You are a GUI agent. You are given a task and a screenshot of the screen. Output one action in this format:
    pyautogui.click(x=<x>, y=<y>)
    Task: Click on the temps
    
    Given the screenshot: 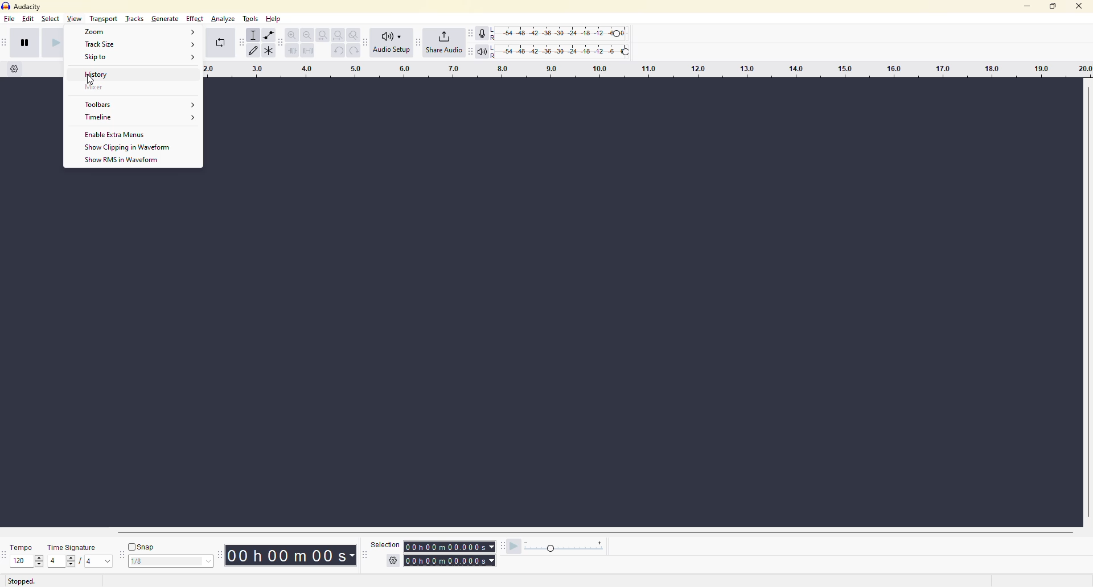 What is the action you would take?
    pyautogui.click(x=22, y=547)
    